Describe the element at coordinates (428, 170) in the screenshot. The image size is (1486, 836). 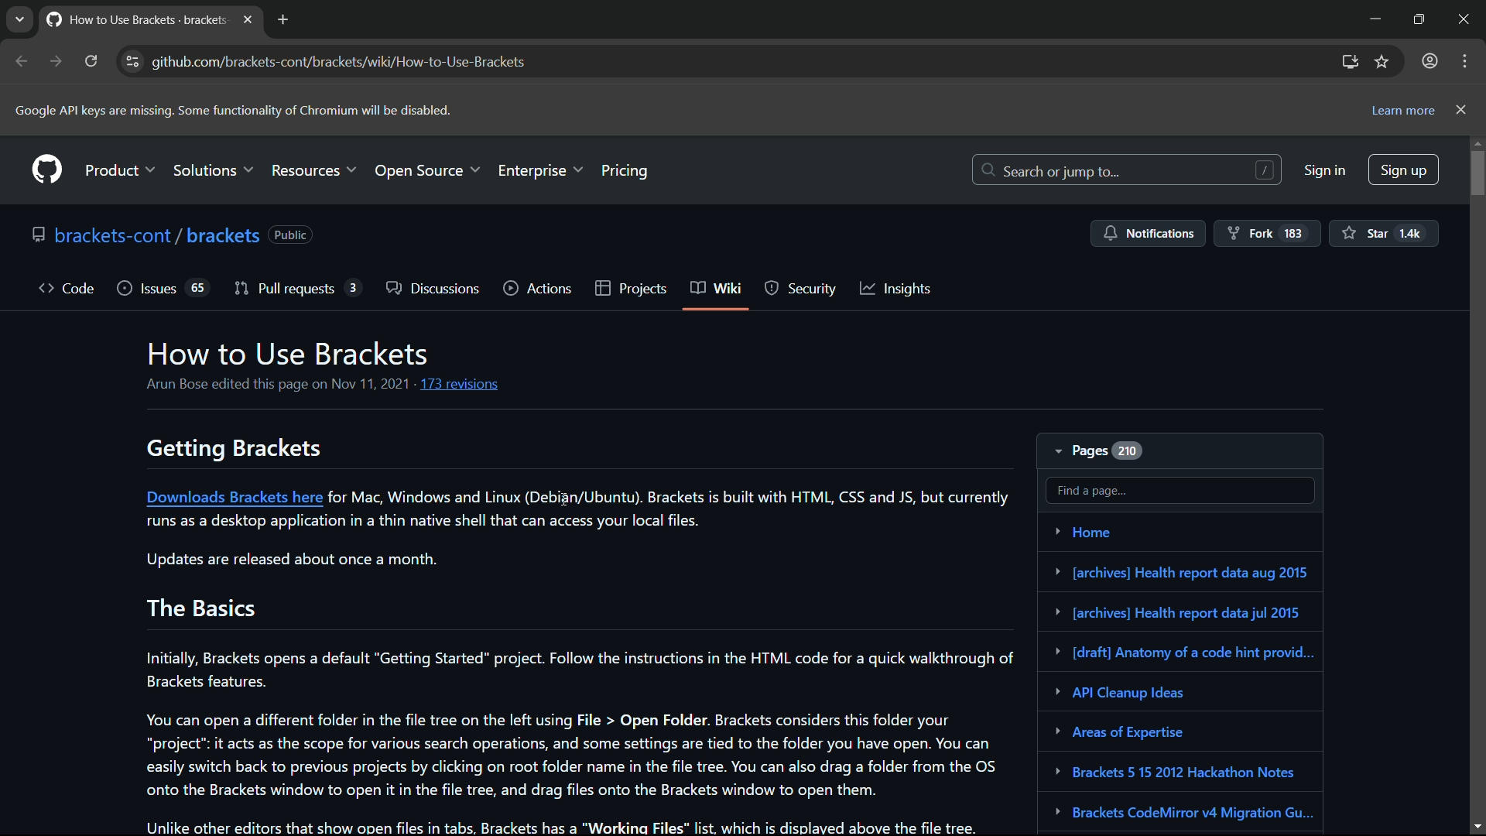
I see `open source` at that location.